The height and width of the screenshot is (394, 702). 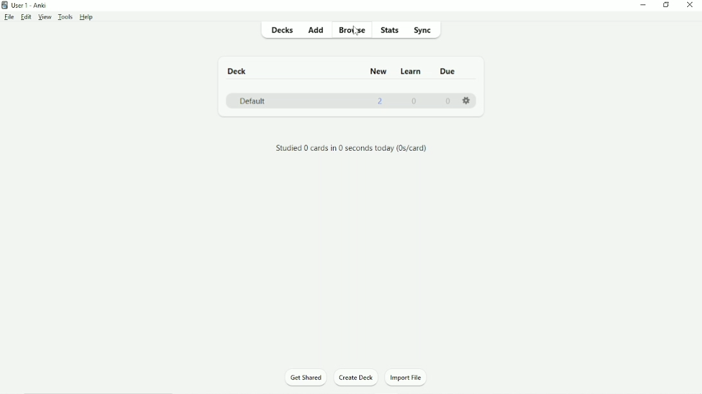 I want to click on 0, so click(x=447, y=102).